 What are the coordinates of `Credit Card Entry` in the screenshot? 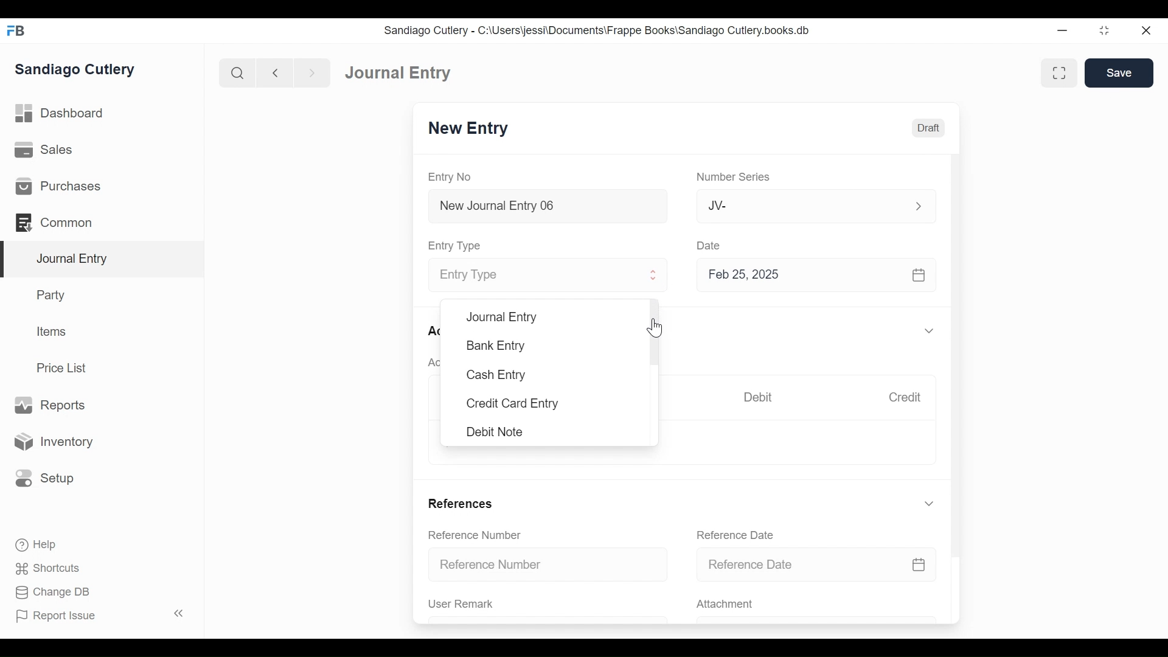 It's located at (513, 404).